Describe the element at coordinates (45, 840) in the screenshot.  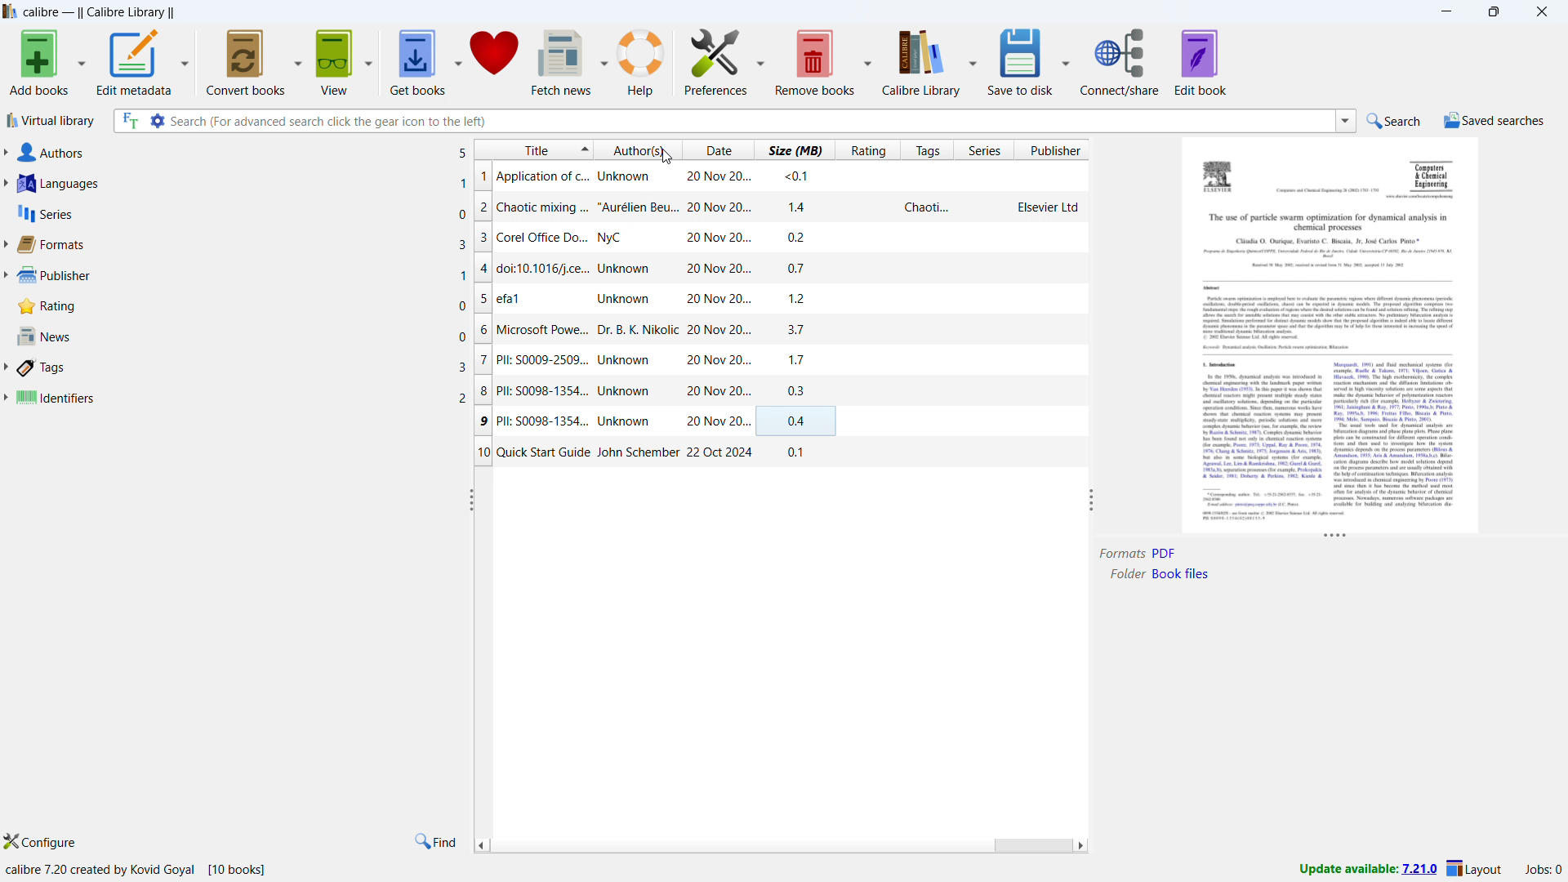
I see `configure` at that location.